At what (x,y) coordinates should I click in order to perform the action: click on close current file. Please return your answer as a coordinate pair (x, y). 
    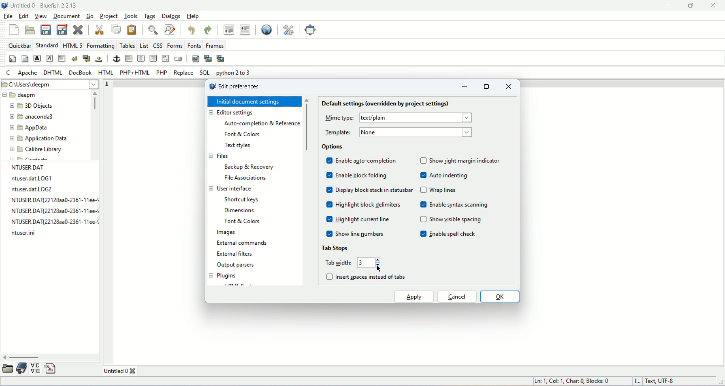
    Looking at the image, I should click on (79, 29).